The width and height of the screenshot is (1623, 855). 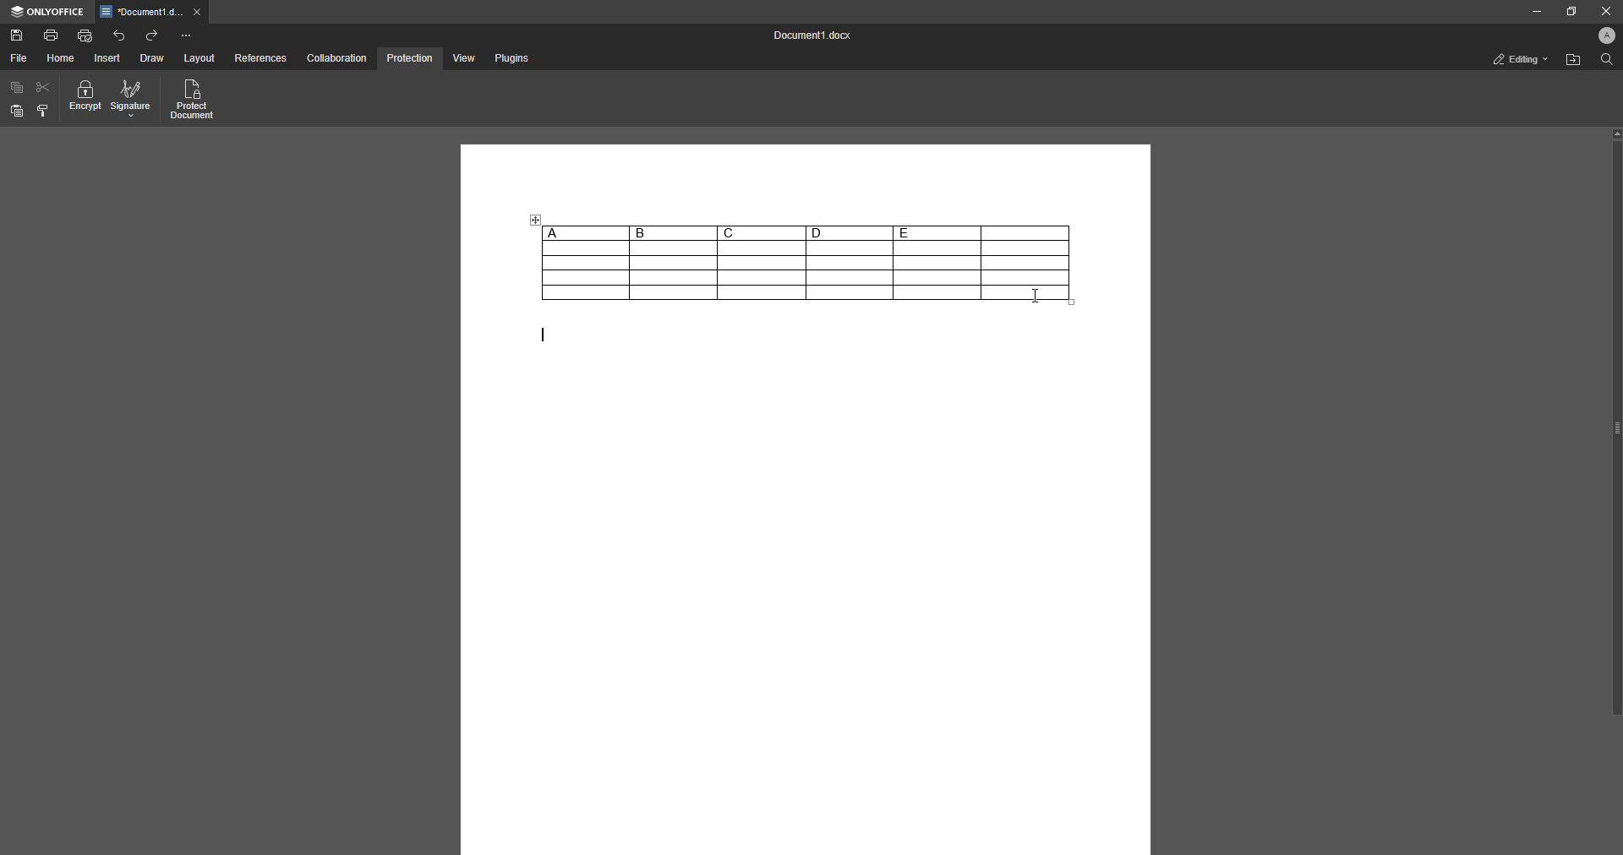 What do you see at coordinates (510, 59) in the screenshot?
I see `Plugins` at bounding box center [510, 59].